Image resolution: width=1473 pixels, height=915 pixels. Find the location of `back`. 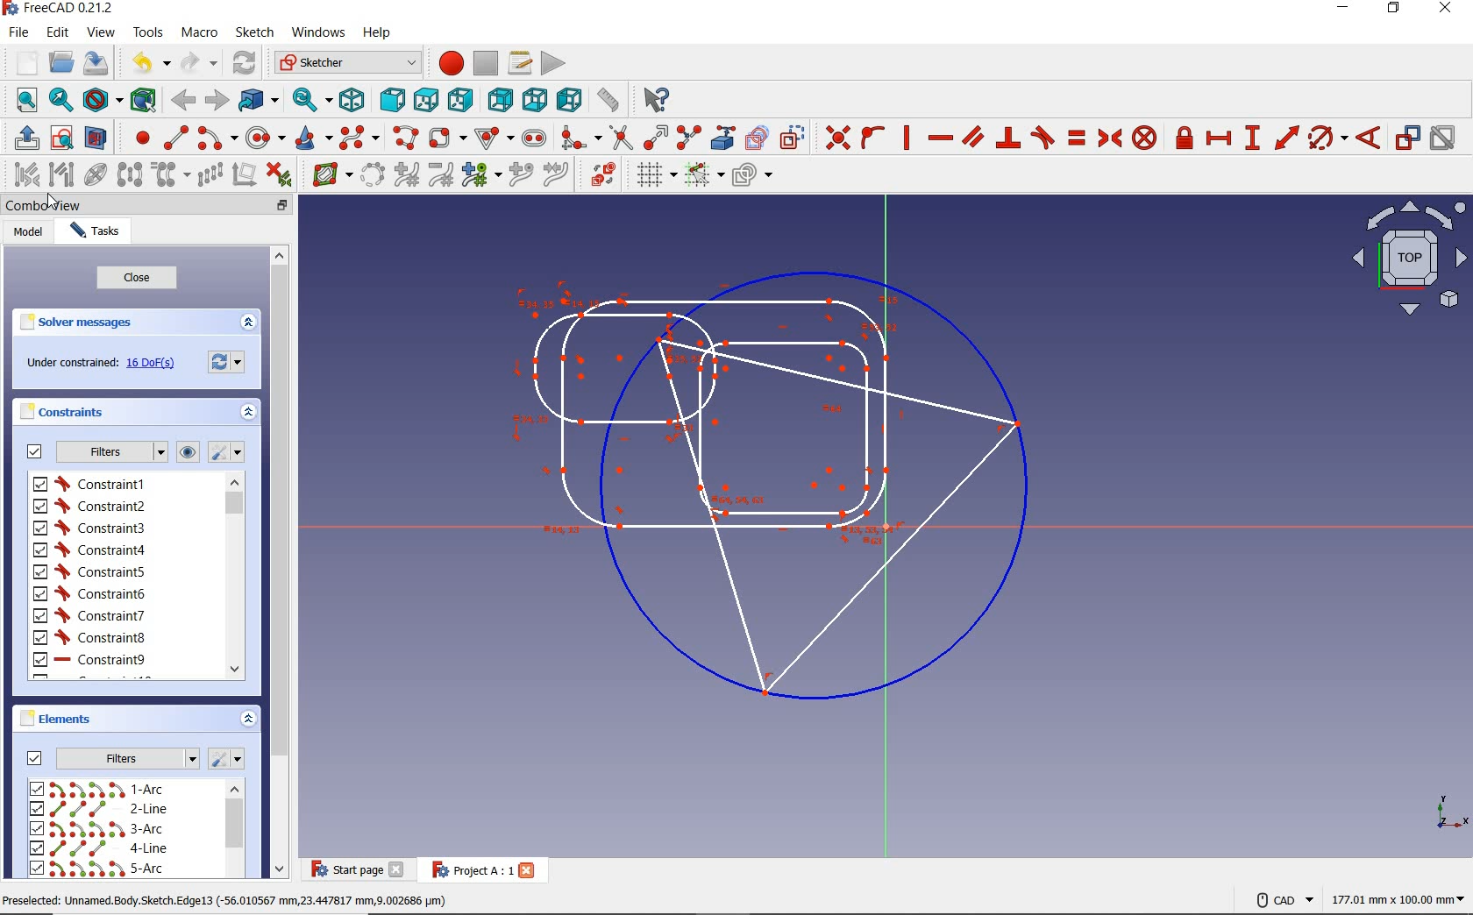

back is located at coordinates (182, 99).